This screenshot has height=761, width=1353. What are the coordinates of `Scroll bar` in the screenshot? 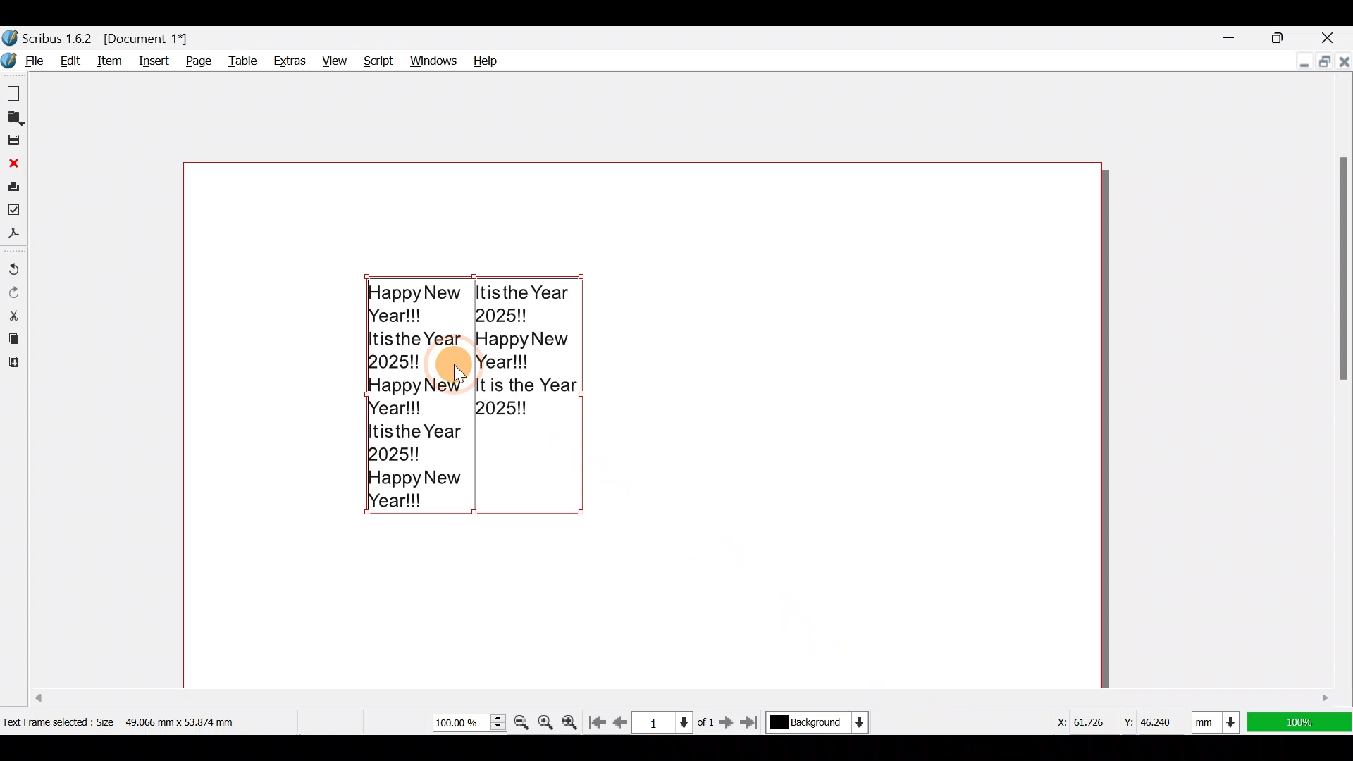 It's located at (569, 693).